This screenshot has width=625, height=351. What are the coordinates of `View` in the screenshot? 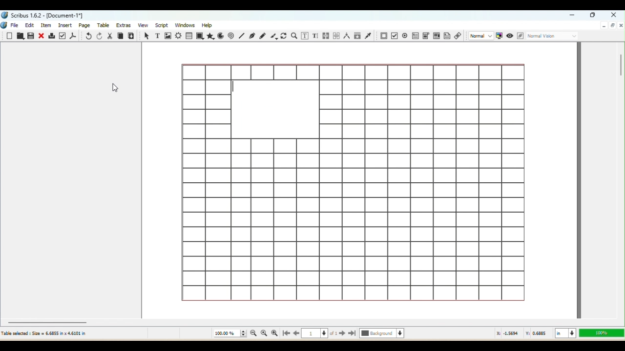 It's located at (142, 25).